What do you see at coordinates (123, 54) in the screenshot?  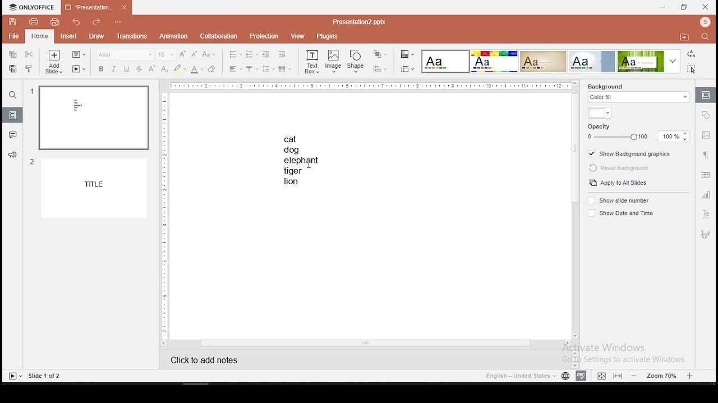 I see `font` at bounding box center [123, 54].